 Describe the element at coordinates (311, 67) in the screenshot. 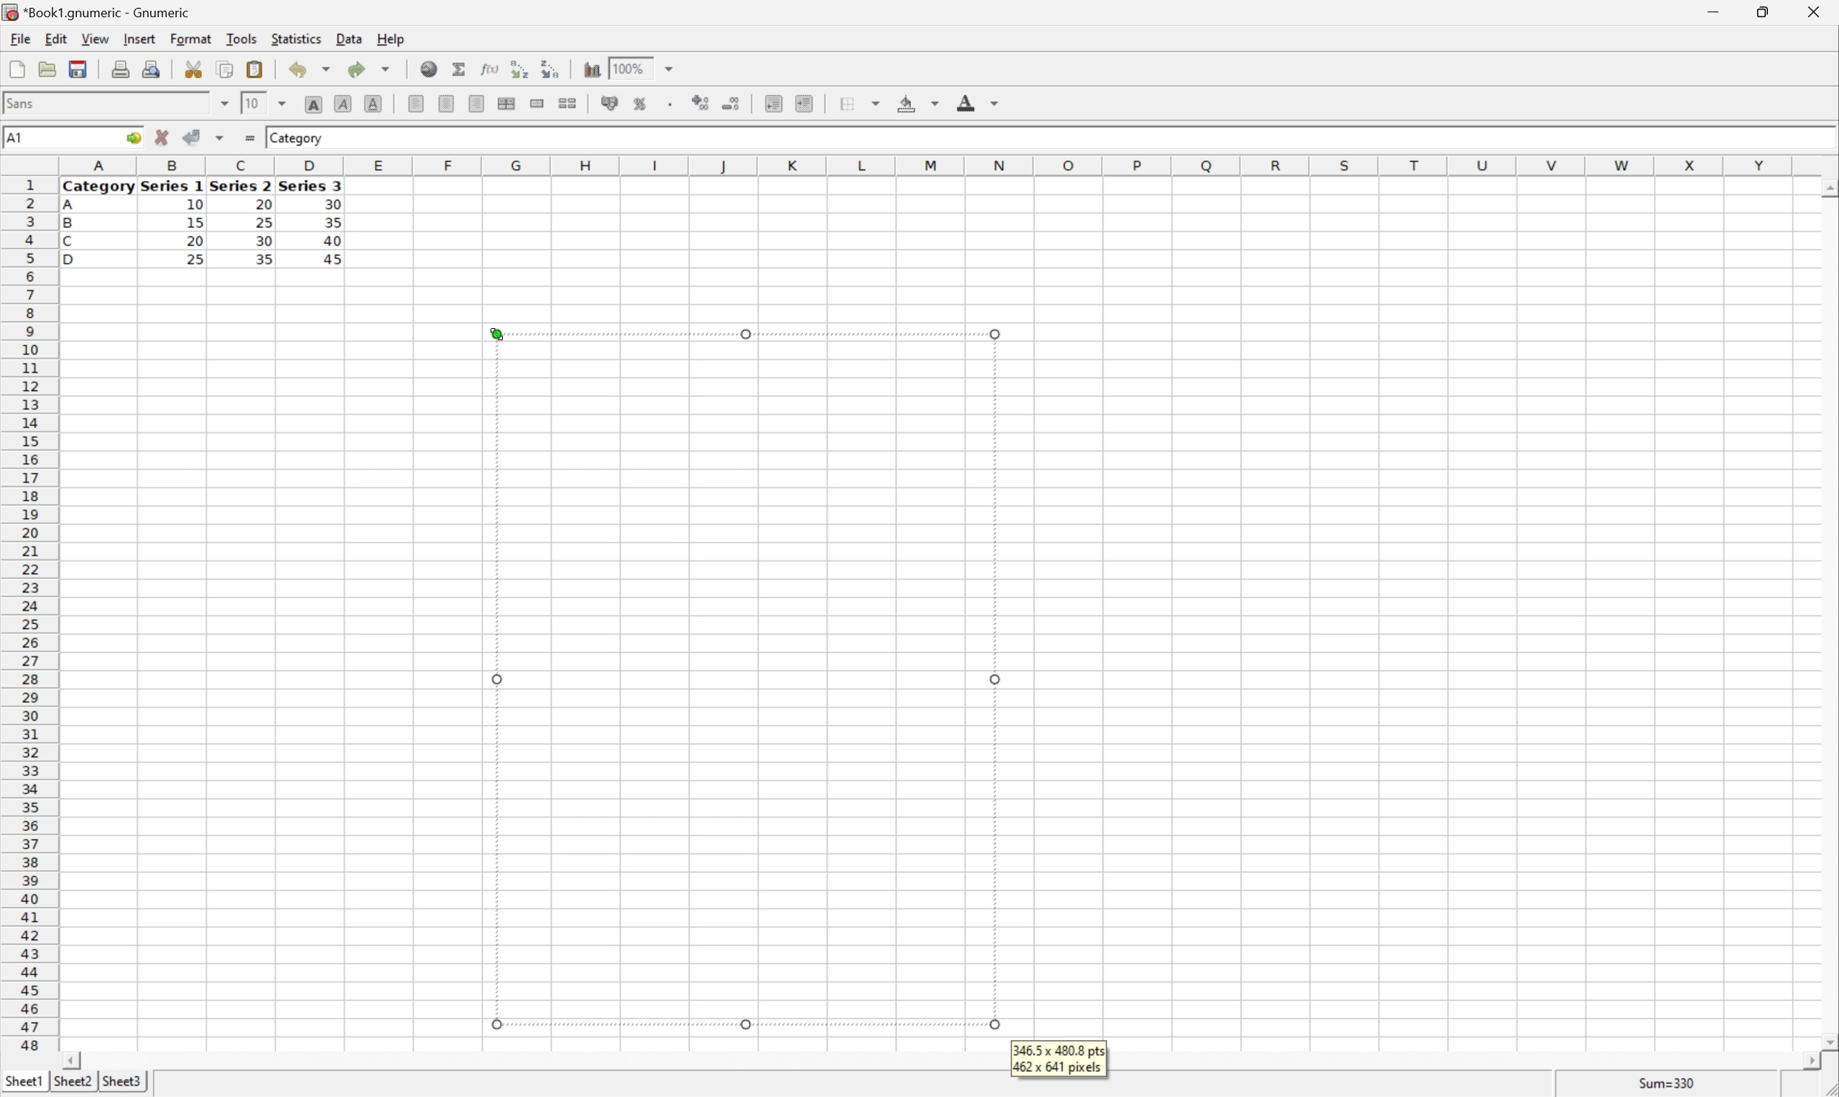

I see `Undo` at that location.